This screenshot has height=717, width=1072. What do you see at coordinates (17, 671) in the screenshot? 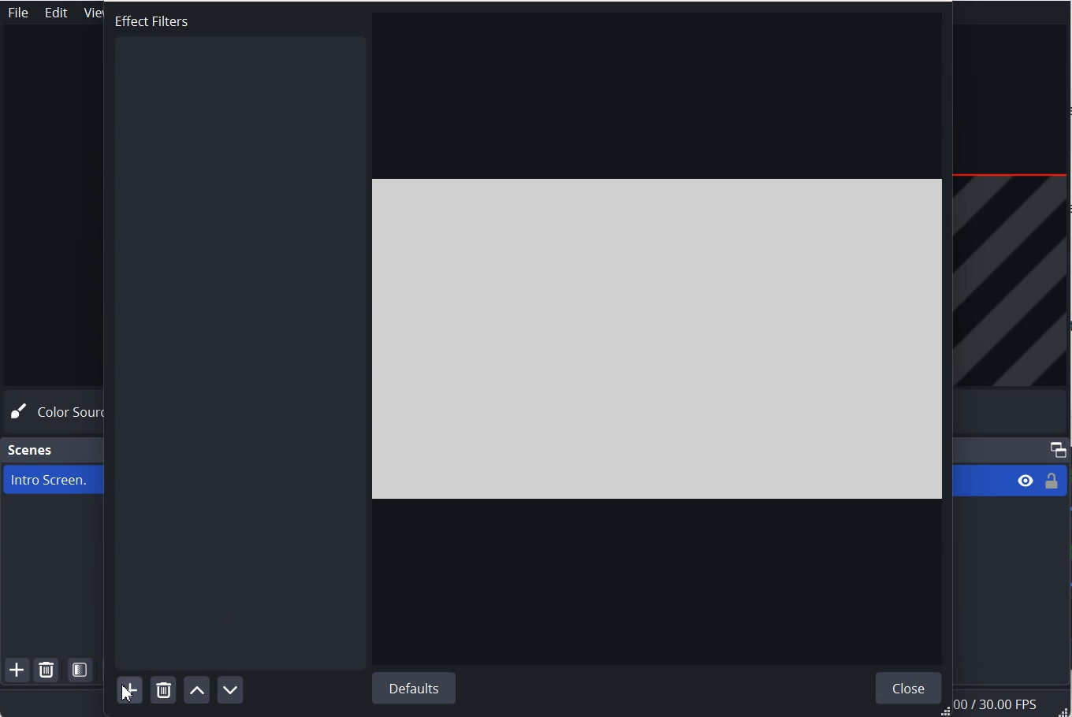
I see `Add Scene` at bounding box center [17, 671].